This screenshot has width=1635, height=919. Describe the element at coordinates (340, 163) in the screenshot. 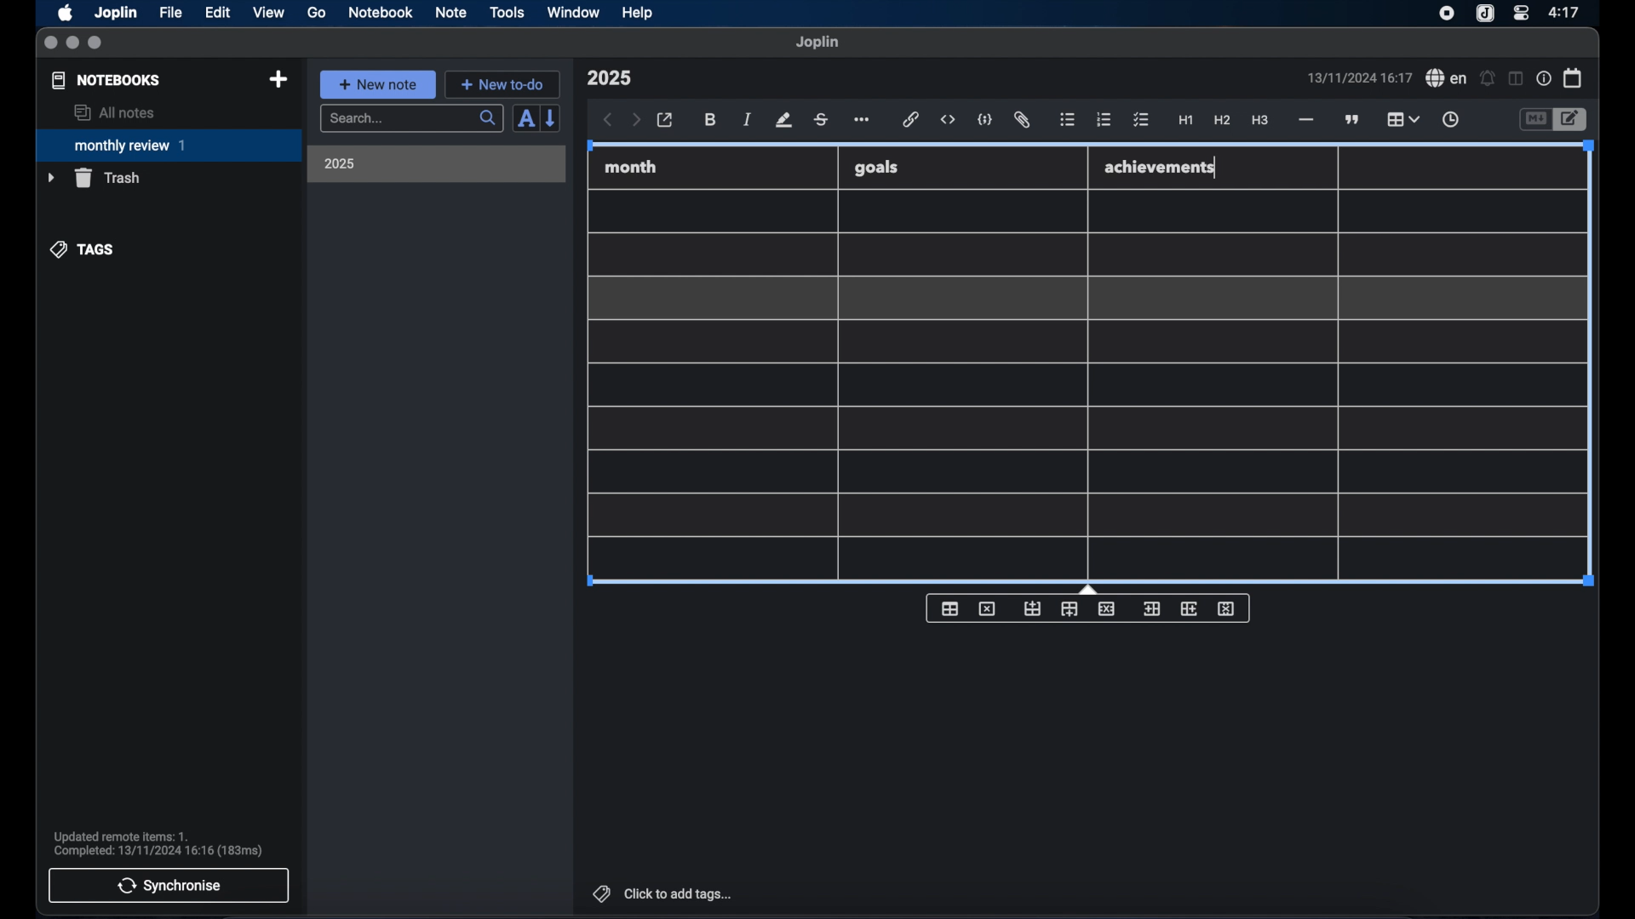

I see `2025` at that location.